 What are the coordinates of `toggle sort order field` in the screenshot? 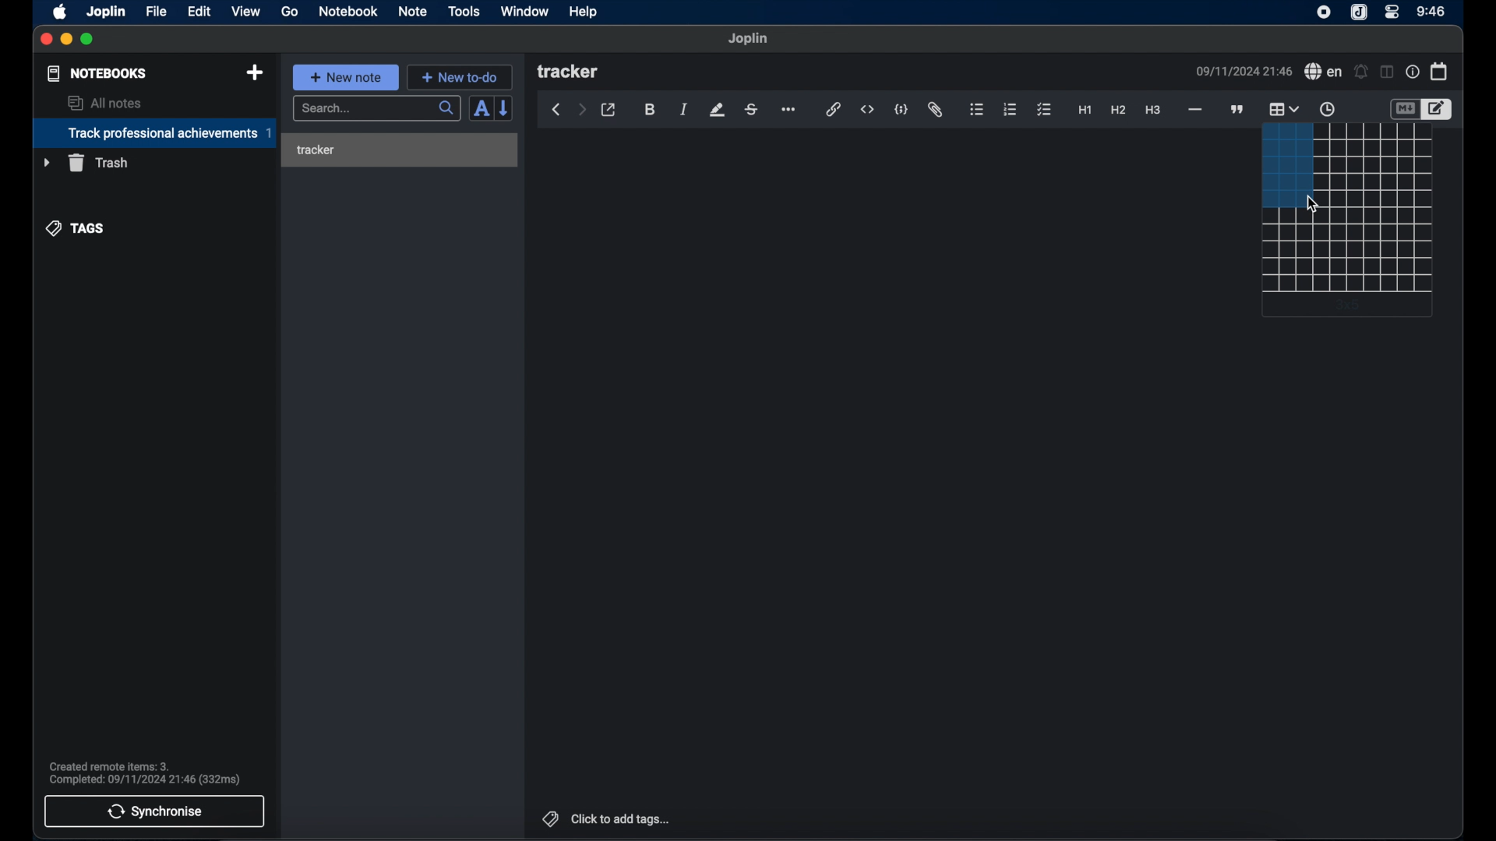 It's located at (479, 110).